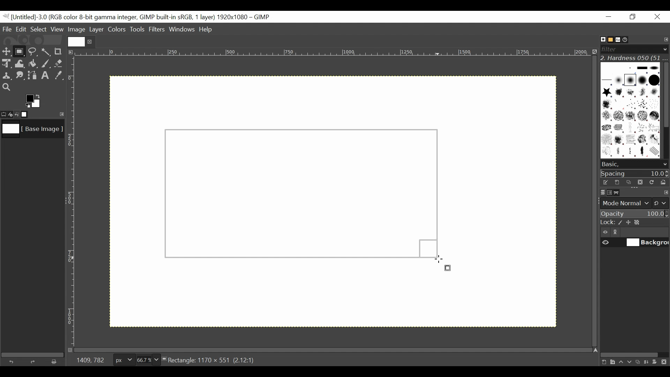 The width and height of the screenshot is (670, 377). What do you see at coordinates (19, 64) in the screenshot?
I see `Warp Transform` at bounding box center [19, 64].